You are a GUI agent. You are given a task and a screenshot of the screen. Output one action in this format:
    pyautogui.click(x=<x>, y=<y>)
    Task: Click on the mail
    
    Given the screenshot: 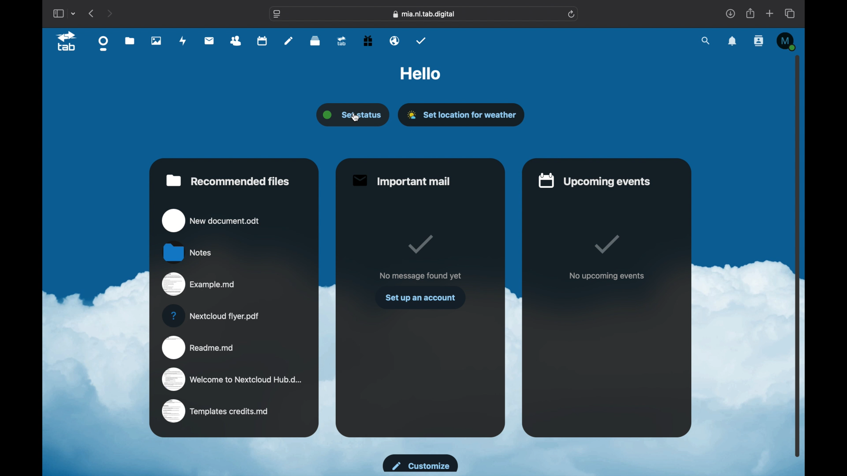 What is the action you would take?
    pyautogui.click(x=210, y=40)
    